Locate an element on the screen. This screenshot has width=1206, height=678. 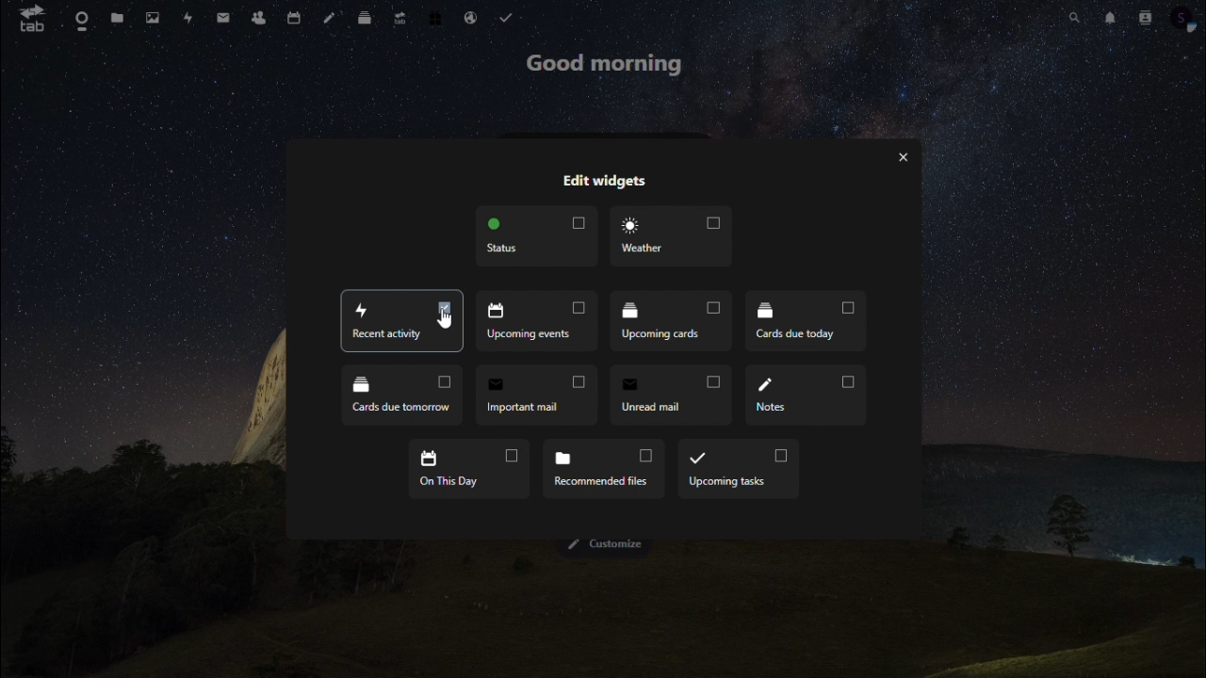
files is located at coordinates (117, 19).